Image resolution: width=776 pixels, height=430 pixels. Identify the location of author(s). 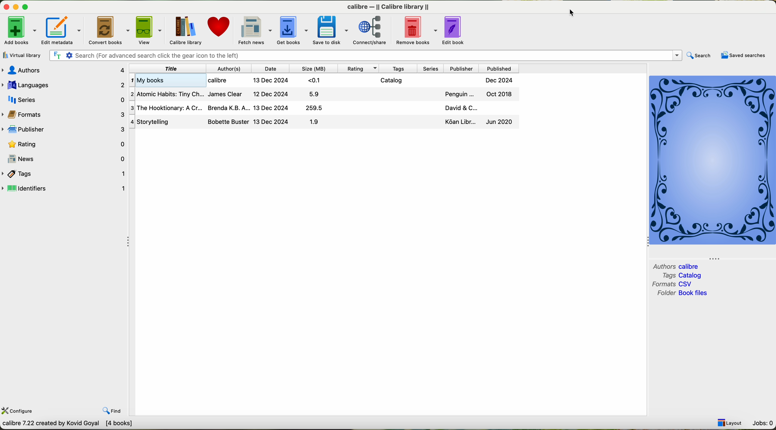
(228, 69).